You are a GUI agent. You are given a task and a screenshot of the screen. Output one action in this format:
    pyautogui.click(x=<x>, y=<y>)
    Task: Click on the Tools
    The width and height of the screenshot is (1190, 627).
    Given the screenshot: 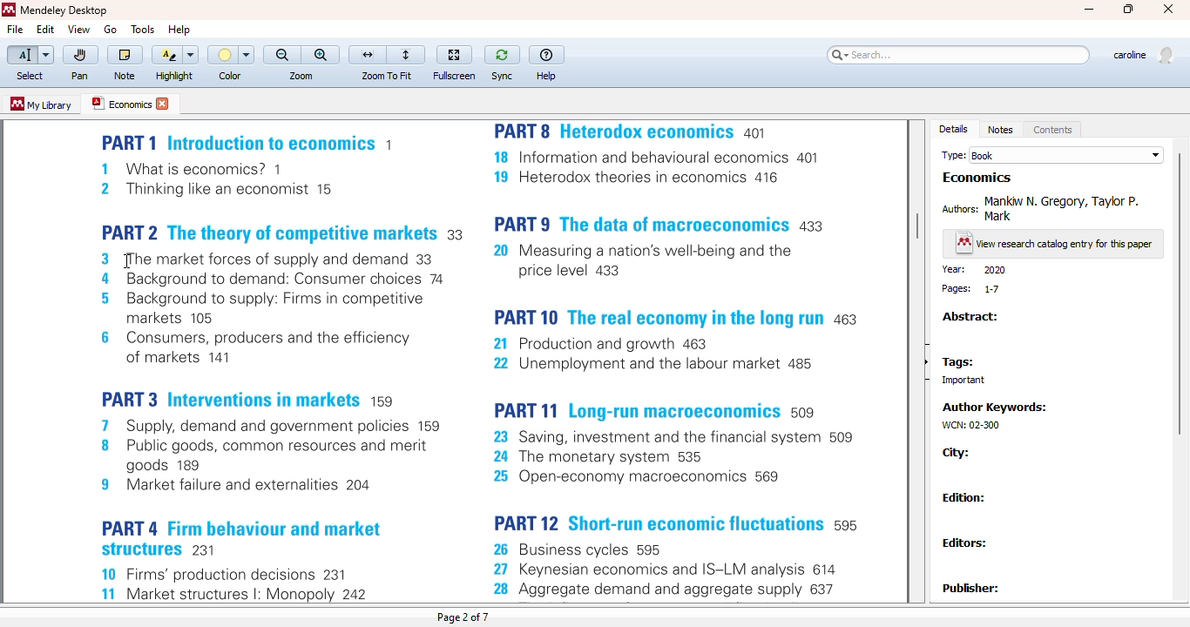 What is the action you would take?
    pyautogui.click(x=143, y=29)
    